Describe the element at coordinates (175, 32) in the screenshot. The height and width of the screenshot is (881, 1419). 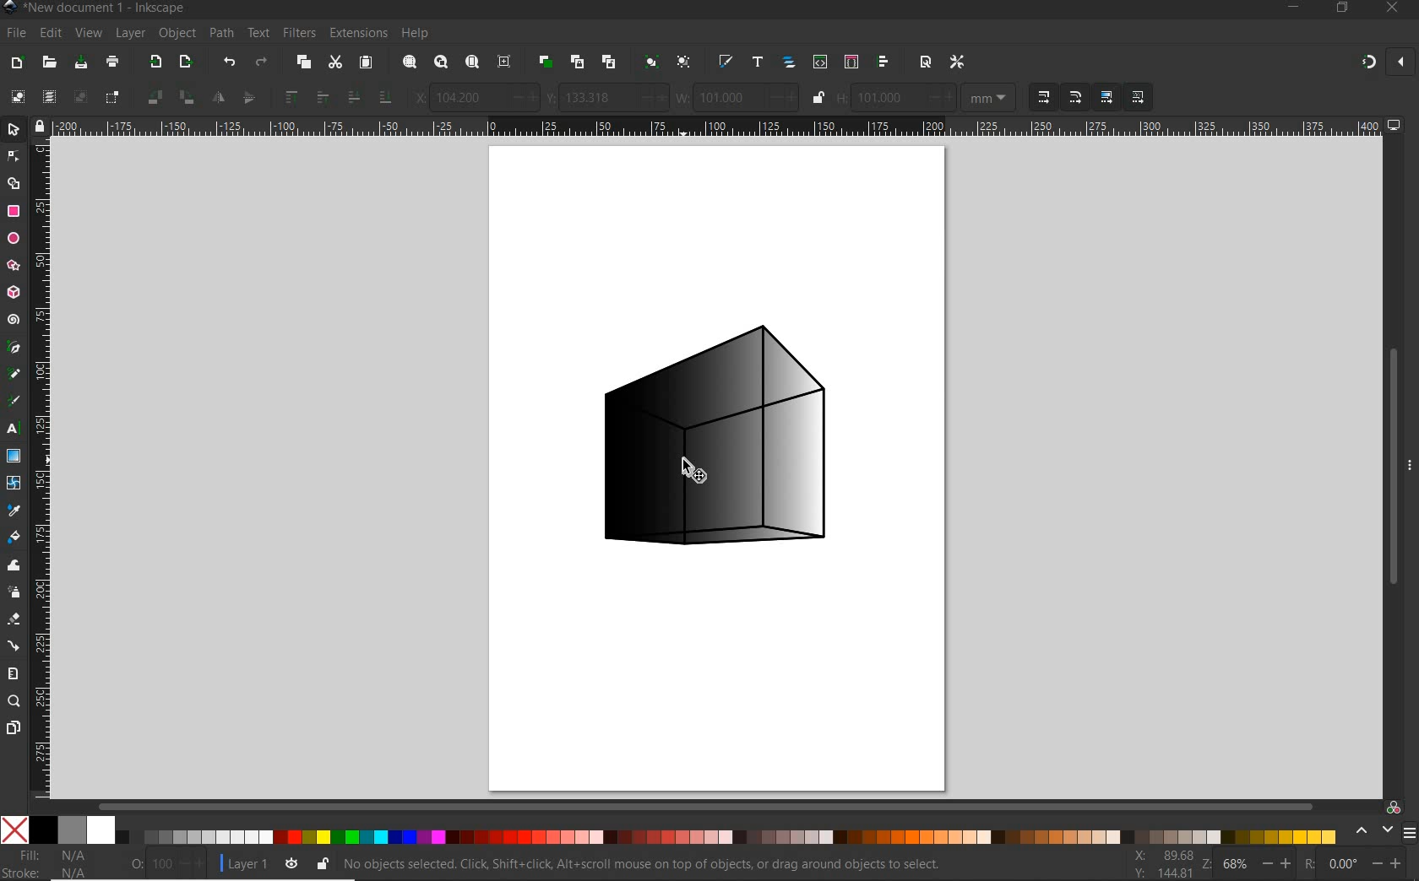
I see `OBJECT` at that location.